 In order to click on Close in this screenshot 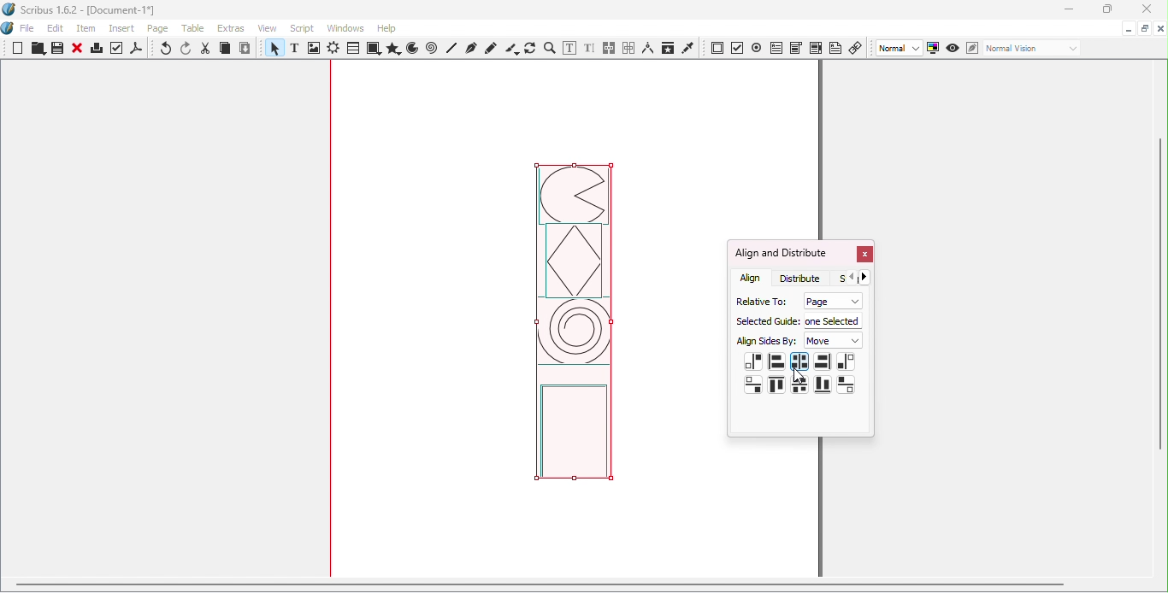, I will do `click(1143, 10)`.